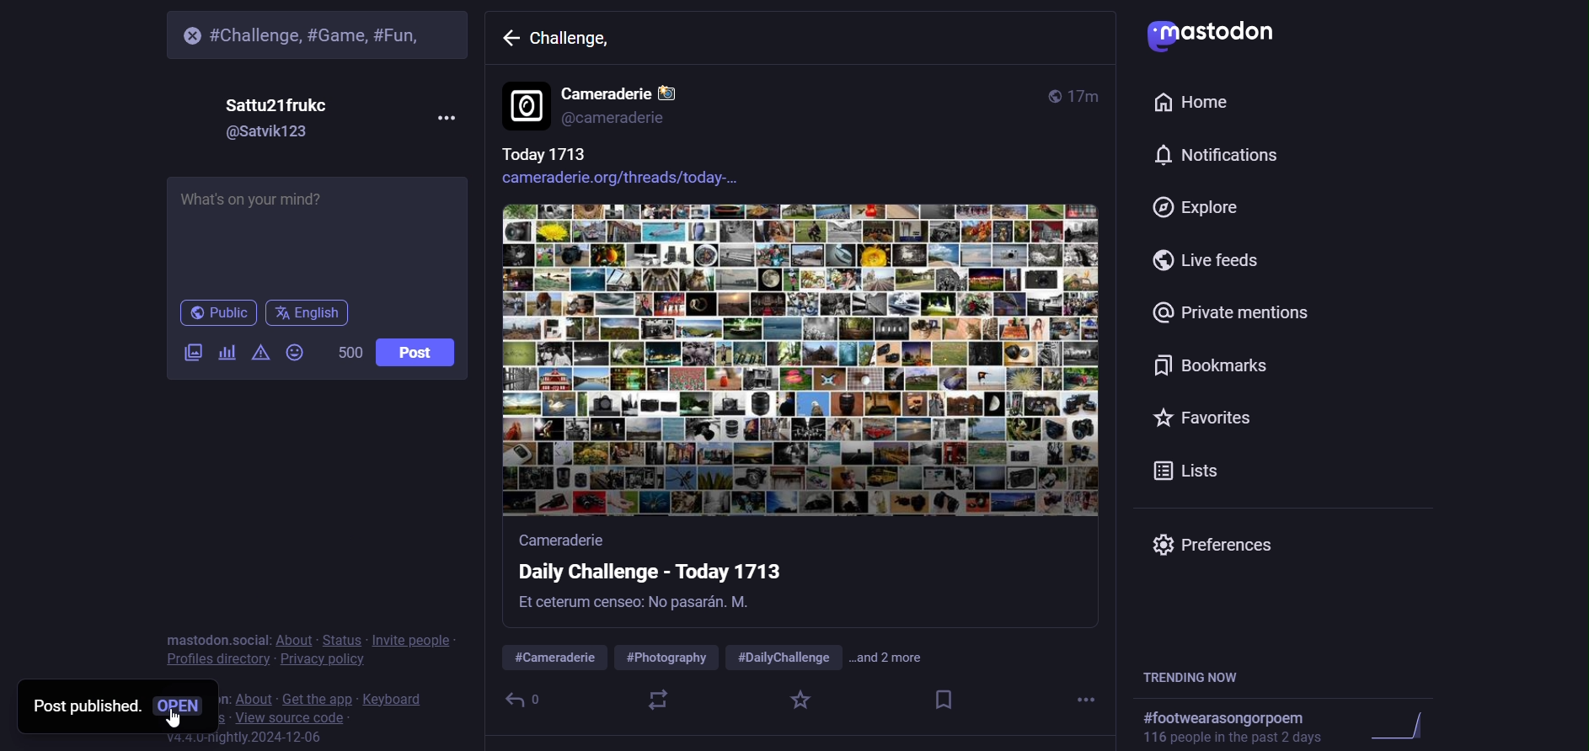  Describe the element at coordinates (273, 134) in the screenshot. I see `@Satvik123` at that location.